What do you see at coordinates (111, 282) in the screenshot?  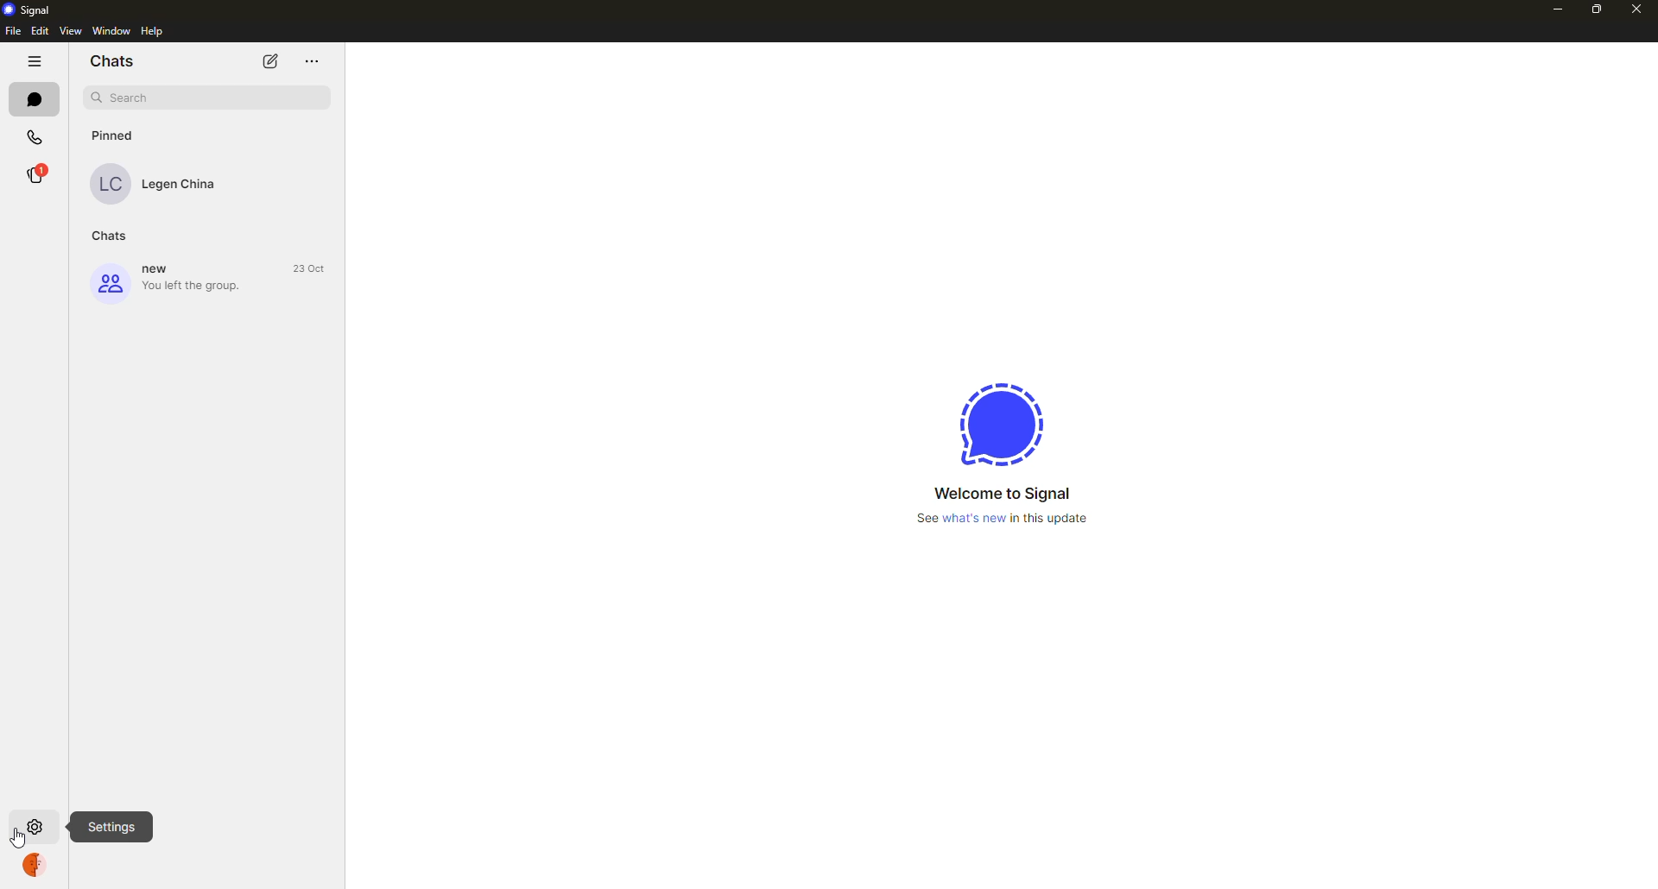 I see `group icon` at bounding box center [111, 282].